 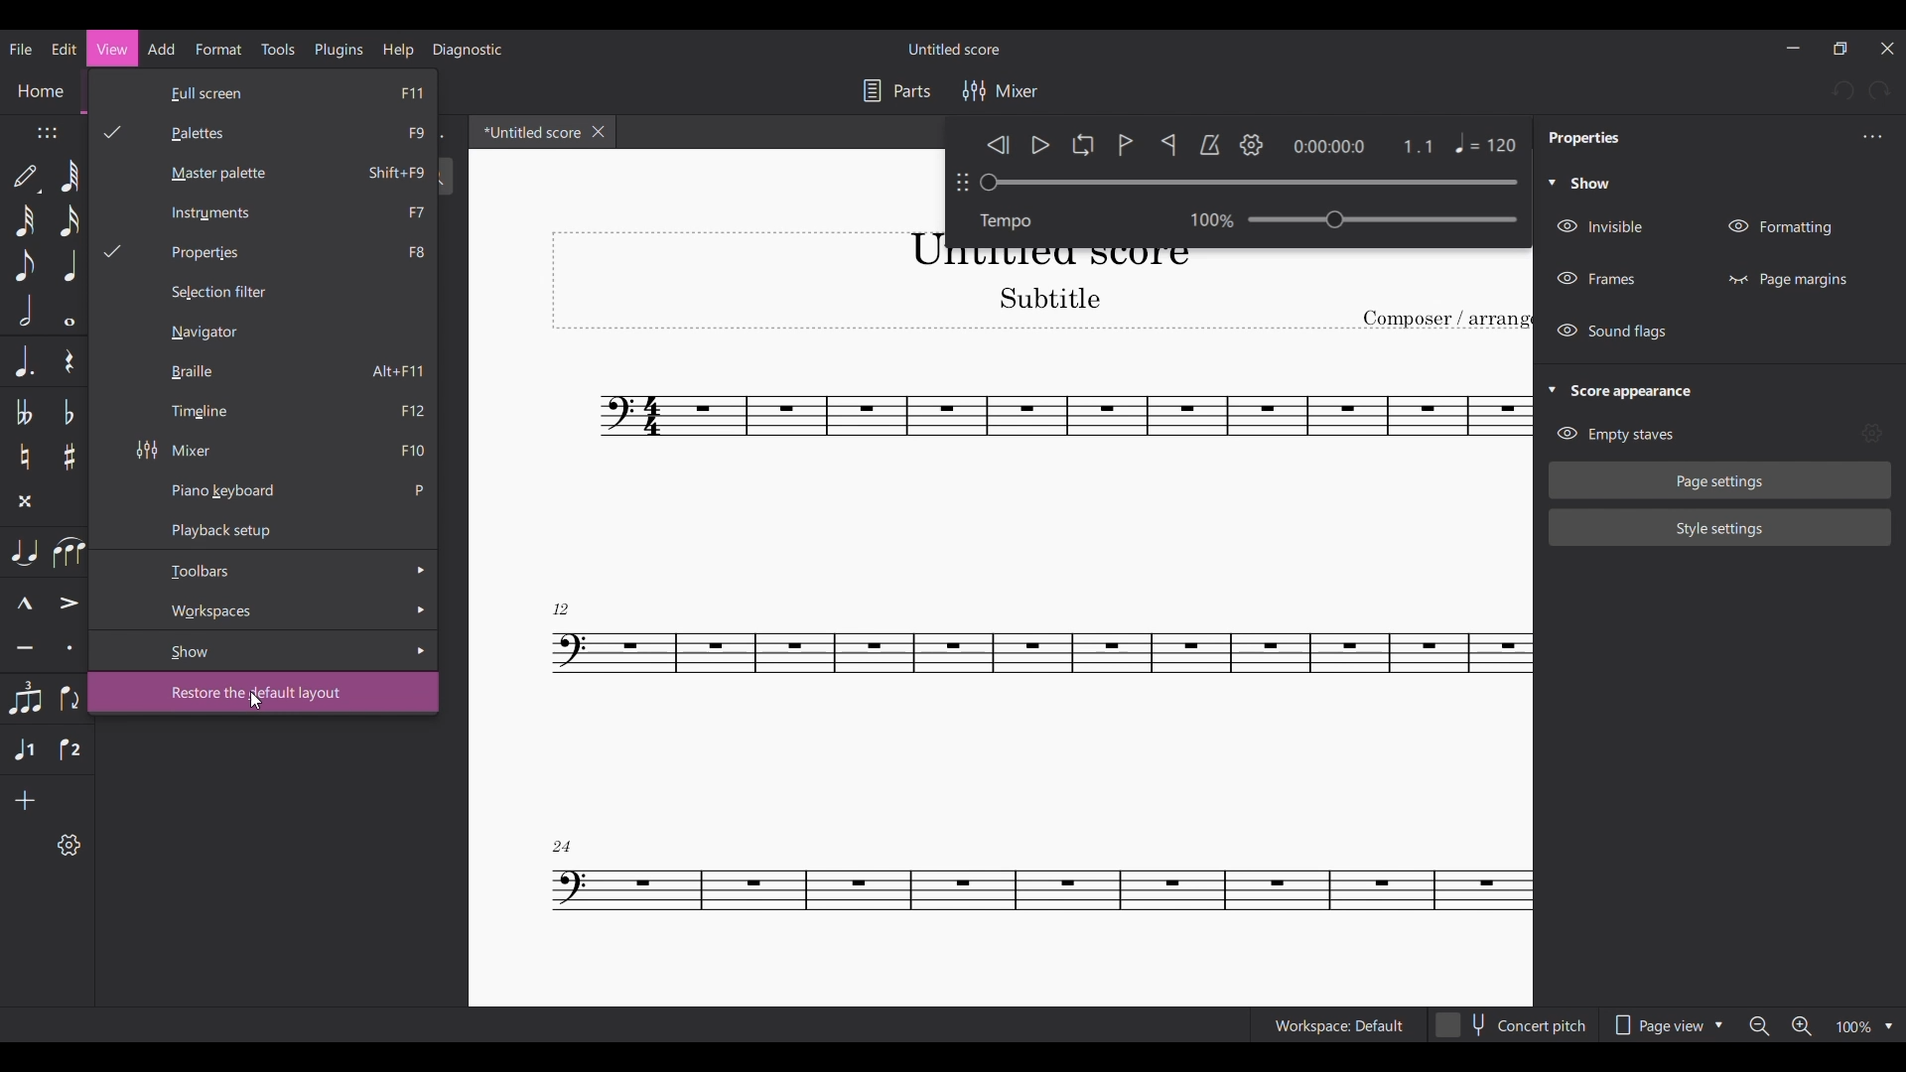 I want to click on Close interface, so click(x=1887, y=49).